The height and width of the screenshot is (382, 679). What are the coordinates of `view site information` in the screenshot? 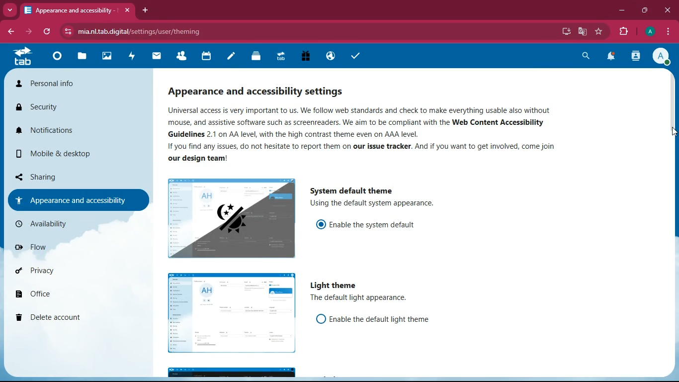 It's located at (66, 32).